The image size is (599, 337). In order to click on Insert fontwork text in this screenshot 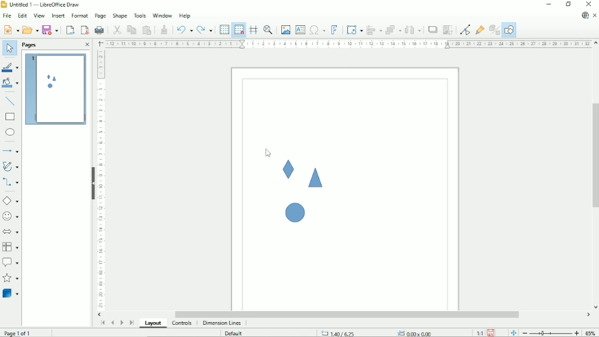, I will do `click(334, 30)`.